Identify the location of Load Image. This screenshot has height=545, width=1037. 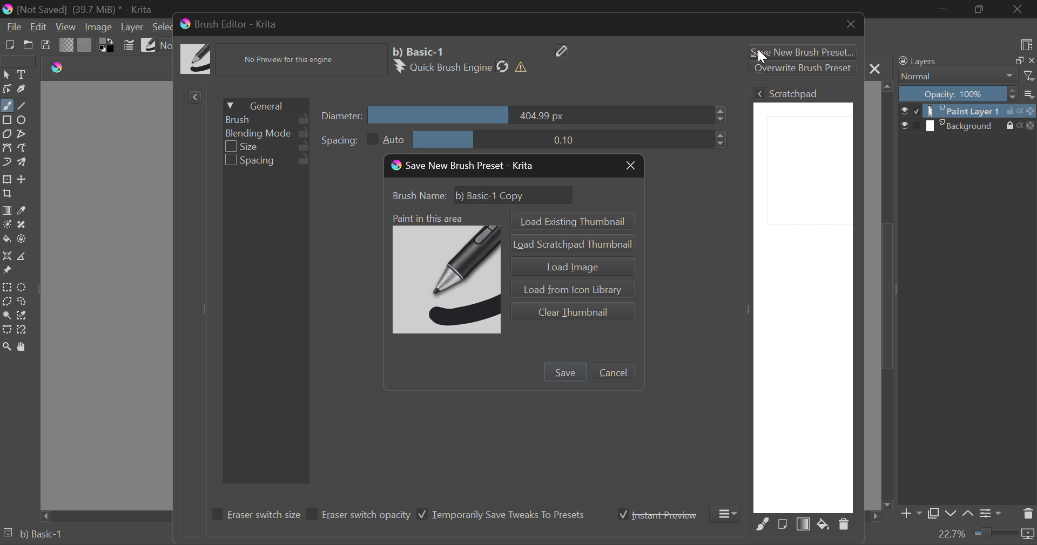
(571, 265).